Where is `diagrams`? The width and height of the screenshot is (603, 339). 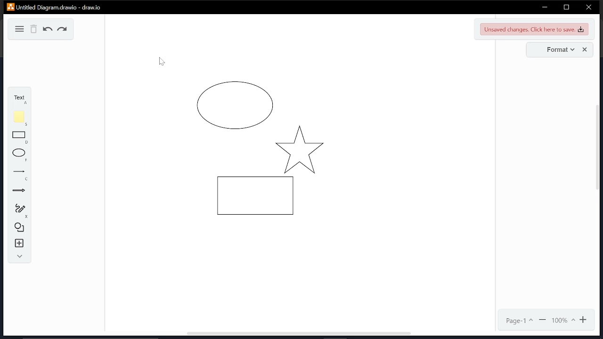
diagrams is located at coordinates (256, 164).